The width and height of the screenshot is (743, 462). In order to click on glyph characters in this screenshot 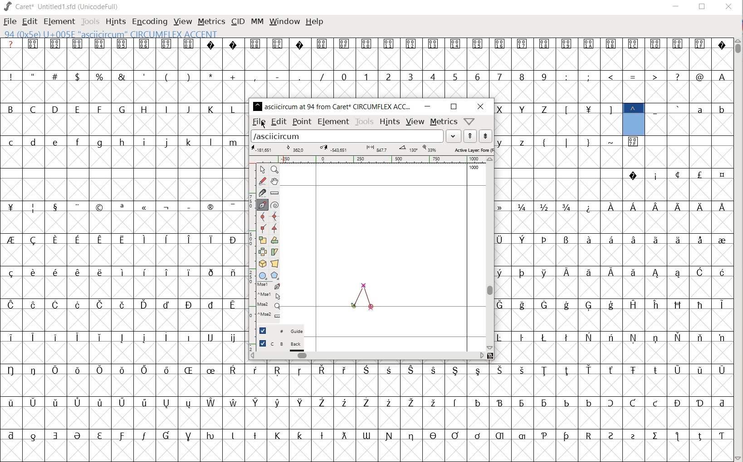, I will do `click(490, 412)`.